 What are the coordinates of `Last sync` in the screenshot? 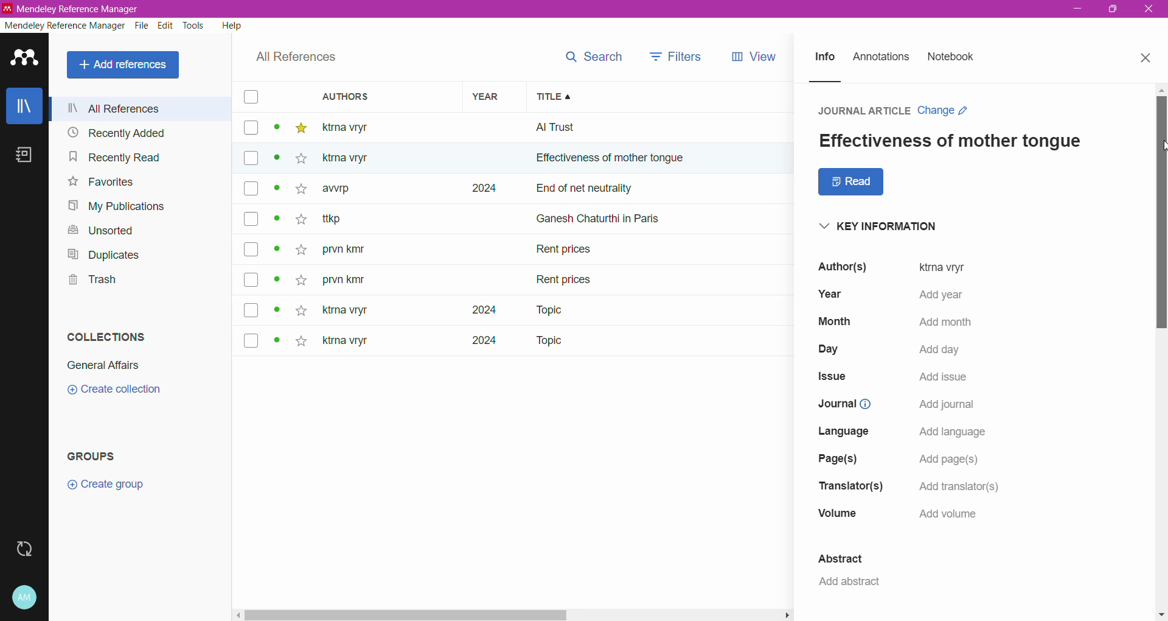 It's located at (24, 549).